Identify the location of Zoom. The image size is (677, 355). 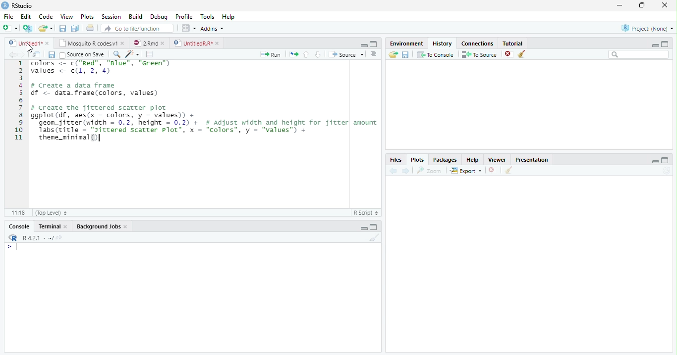
(429, 171).